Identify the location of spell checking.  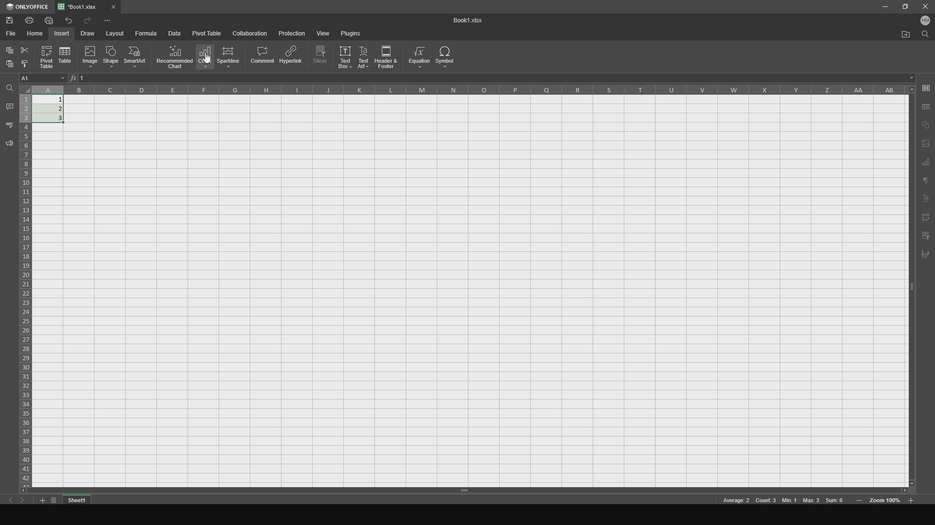
(9, 124).